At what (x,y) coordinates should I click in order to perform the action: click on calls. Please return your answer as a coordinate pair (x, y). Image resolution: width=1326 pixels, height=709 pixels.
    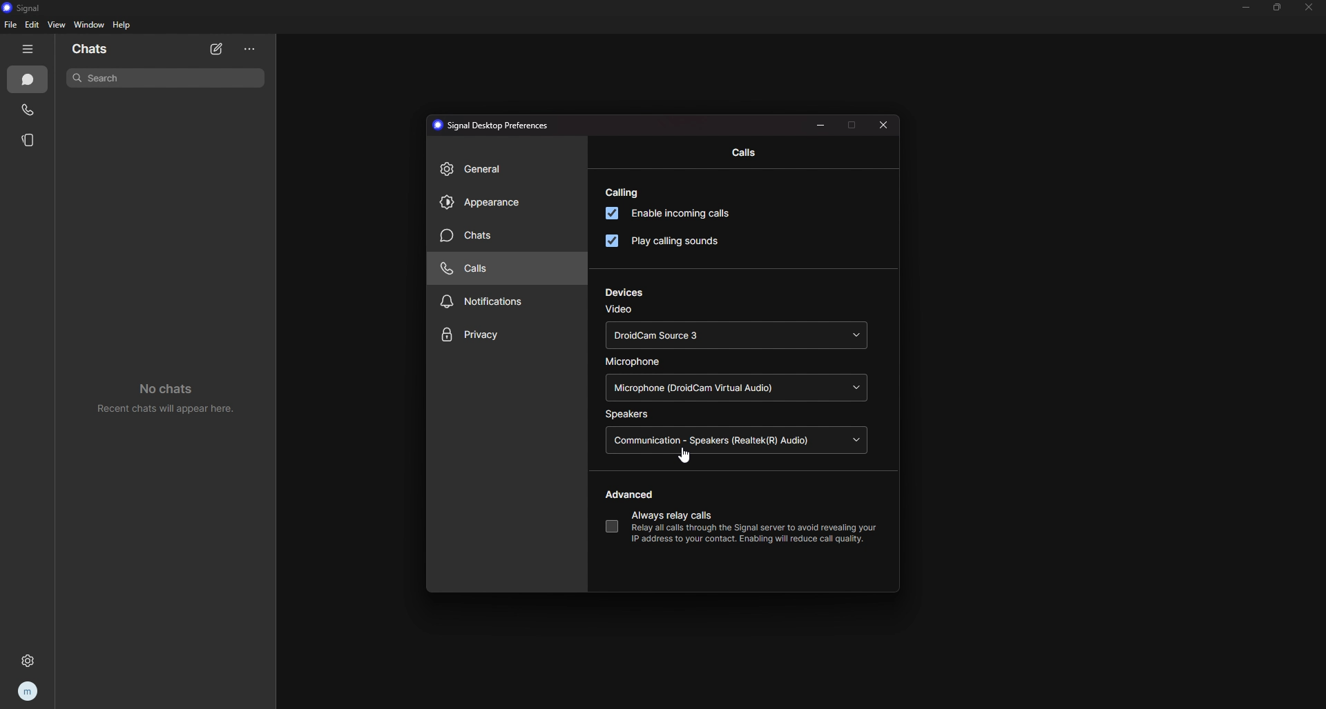
    Looking at the image, I should click on (500, 269).